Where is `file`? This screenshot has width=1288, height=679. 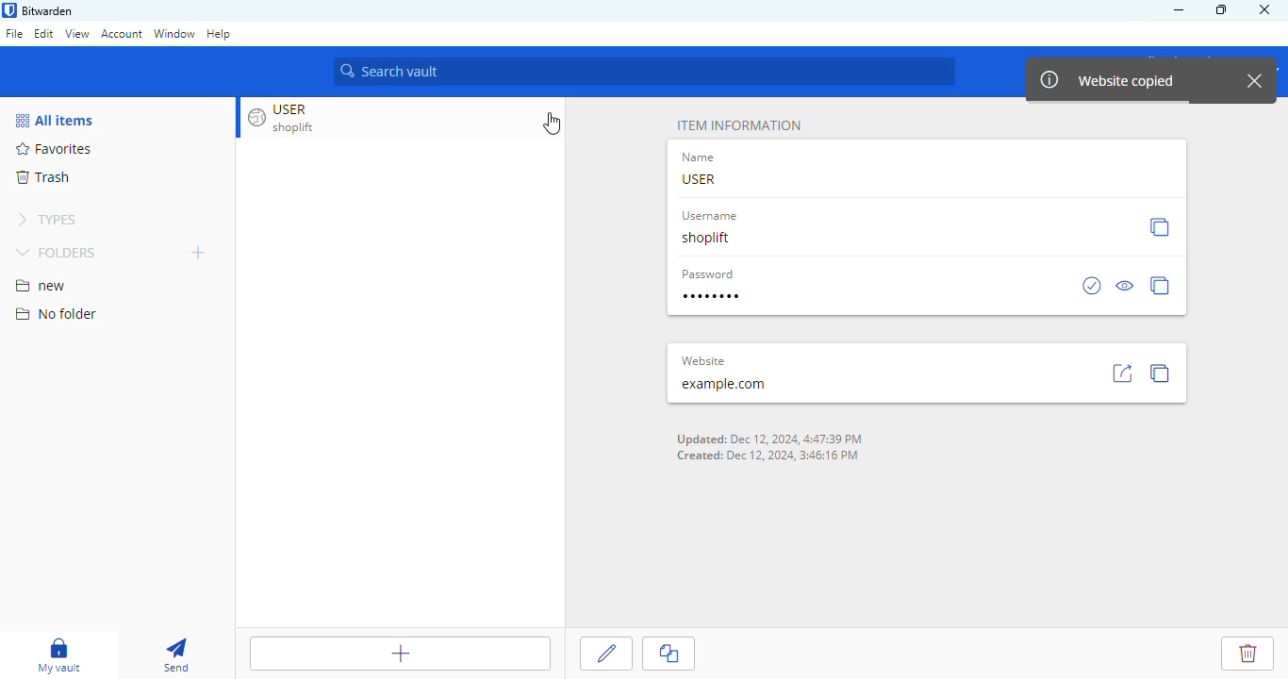
file is located at coordinates (14, 33).